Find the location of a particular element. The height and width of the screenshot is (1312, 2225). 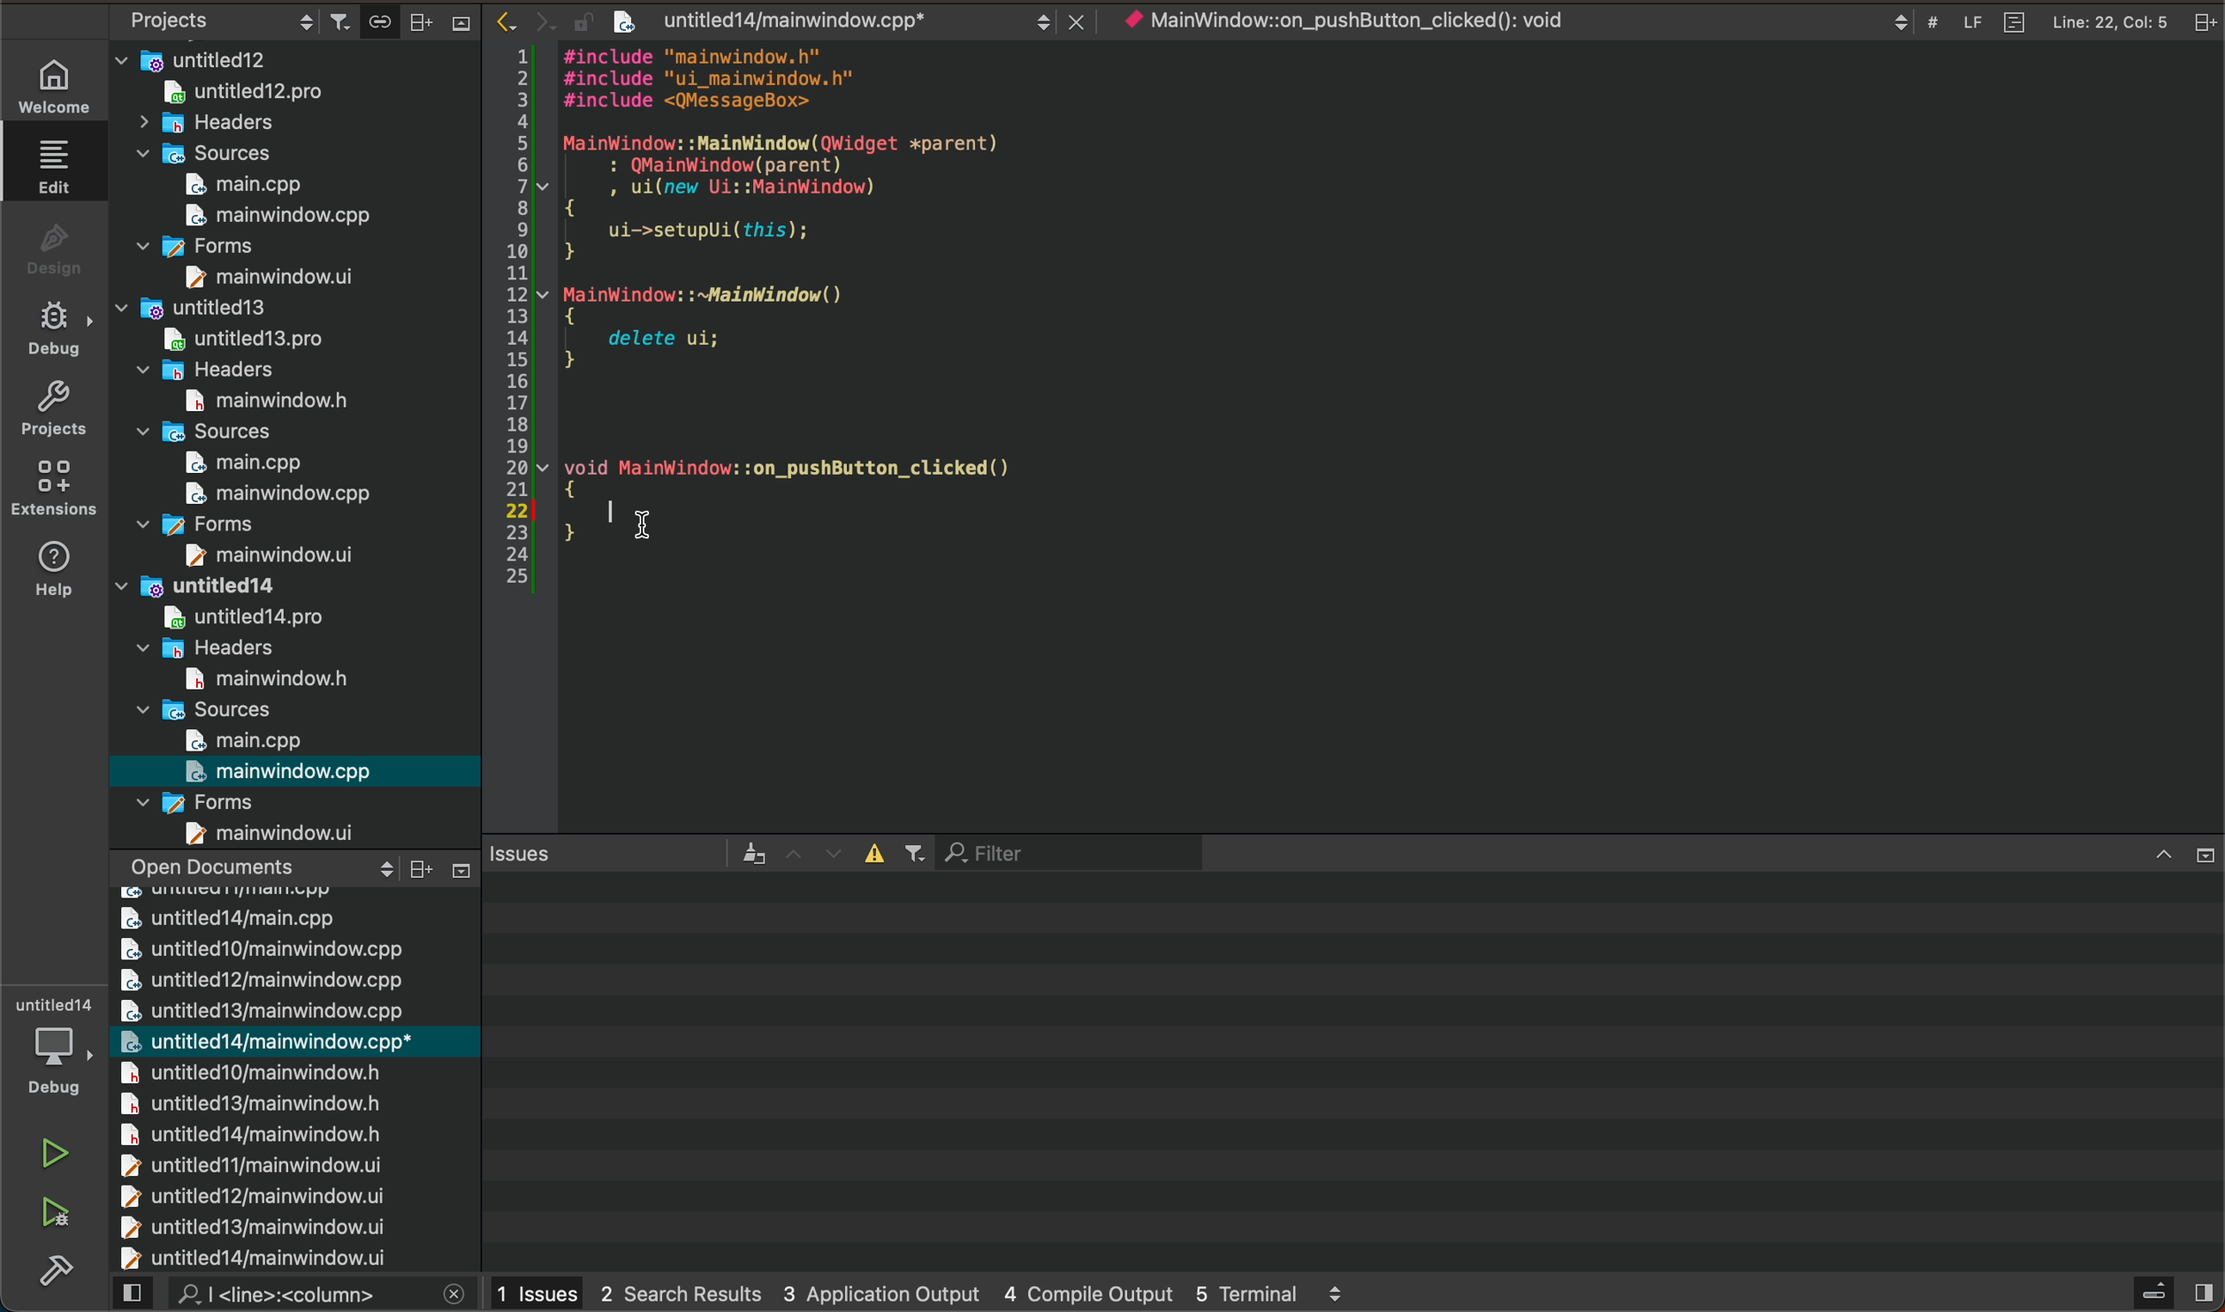

close bar is located at coordinates (438, 22).